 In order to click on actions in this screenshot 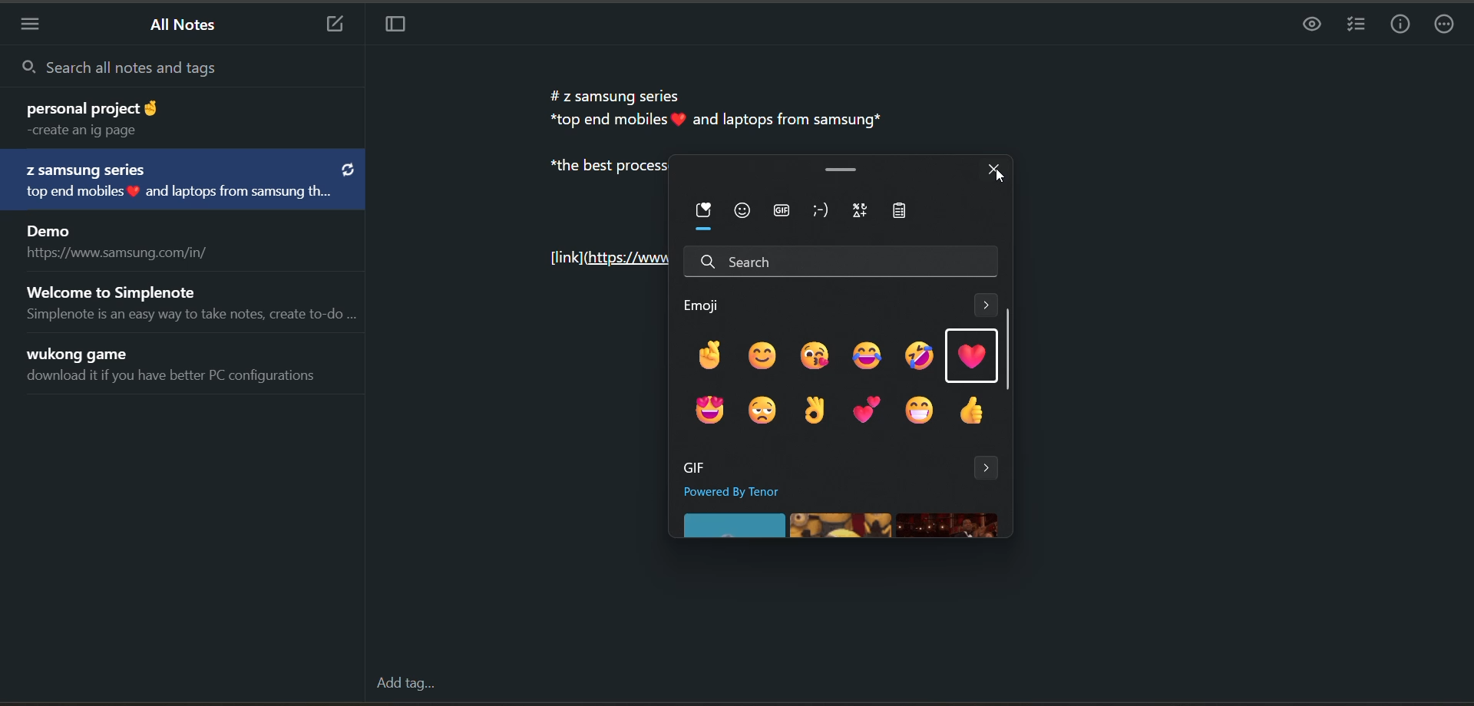, I will do `click(1446, 28)`.